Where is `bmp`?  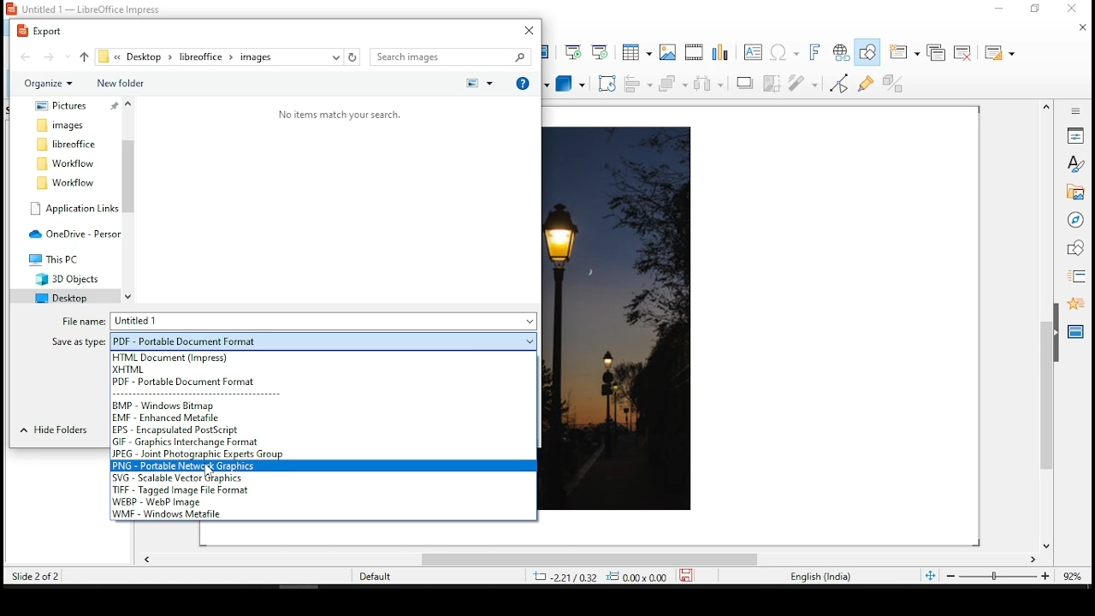 bmp is located at coordinates (165, 405).